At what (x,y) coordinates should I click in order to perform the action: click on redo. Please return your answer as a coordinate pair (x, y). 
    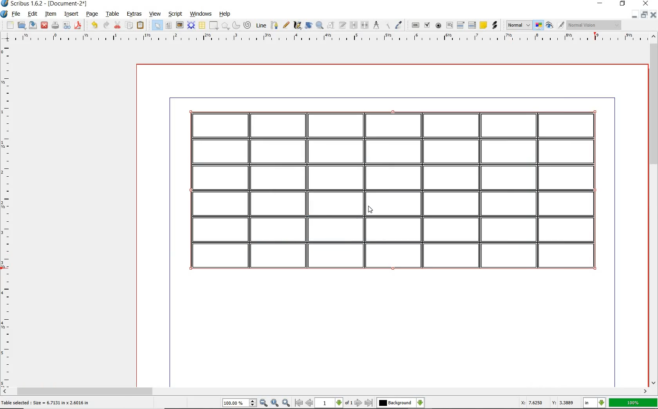
    Looking at the image, I should click on (105, 25).